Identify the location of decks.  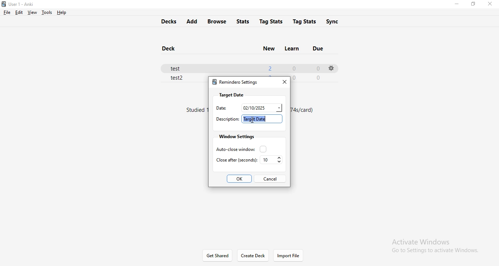
(167, 20).